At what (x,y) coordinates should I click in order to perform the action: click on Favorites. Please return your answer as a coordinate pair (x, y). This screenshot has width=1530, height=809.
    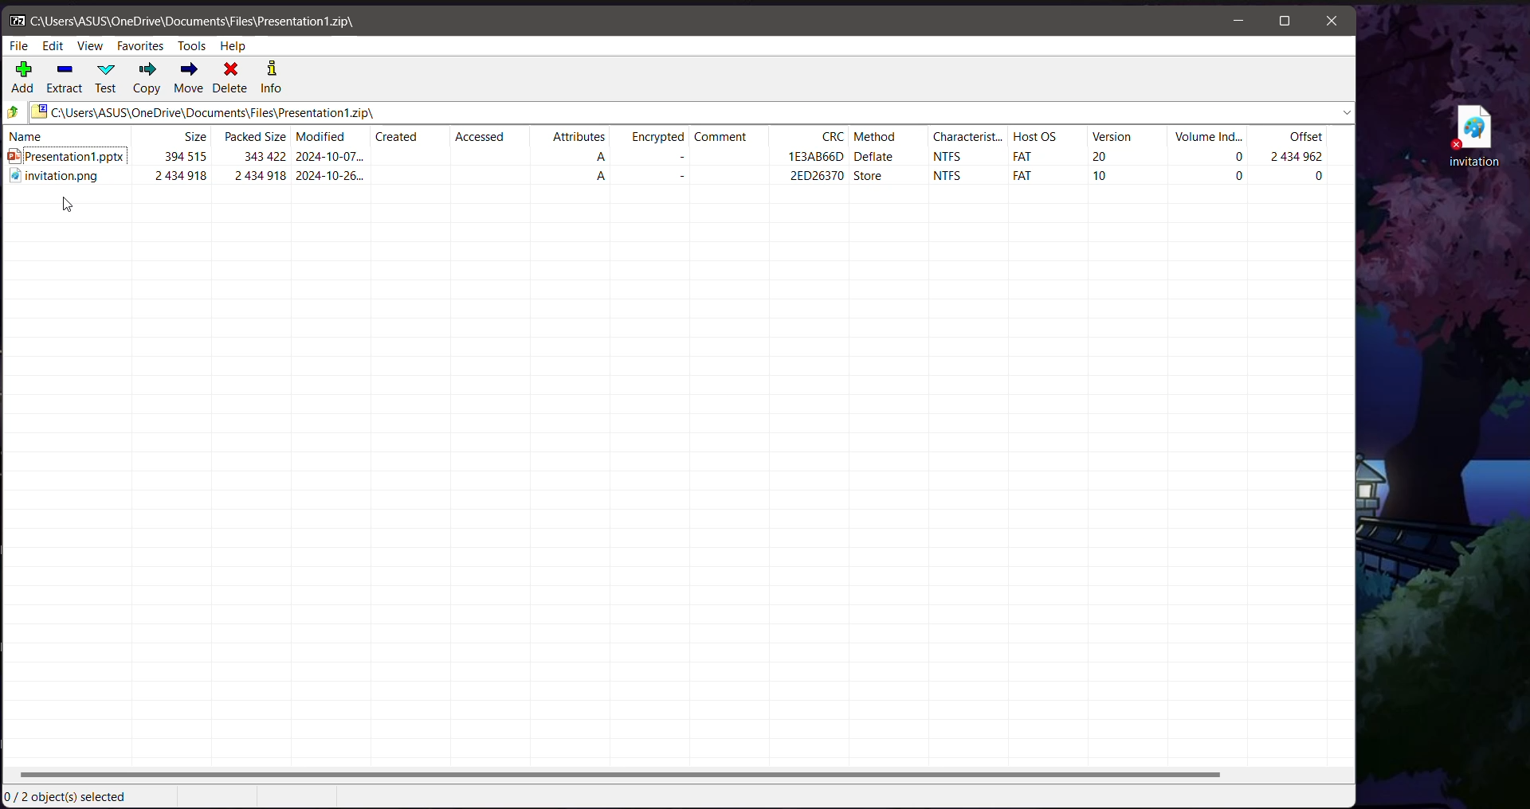
    Looking at the image, I should click on (141, 47).